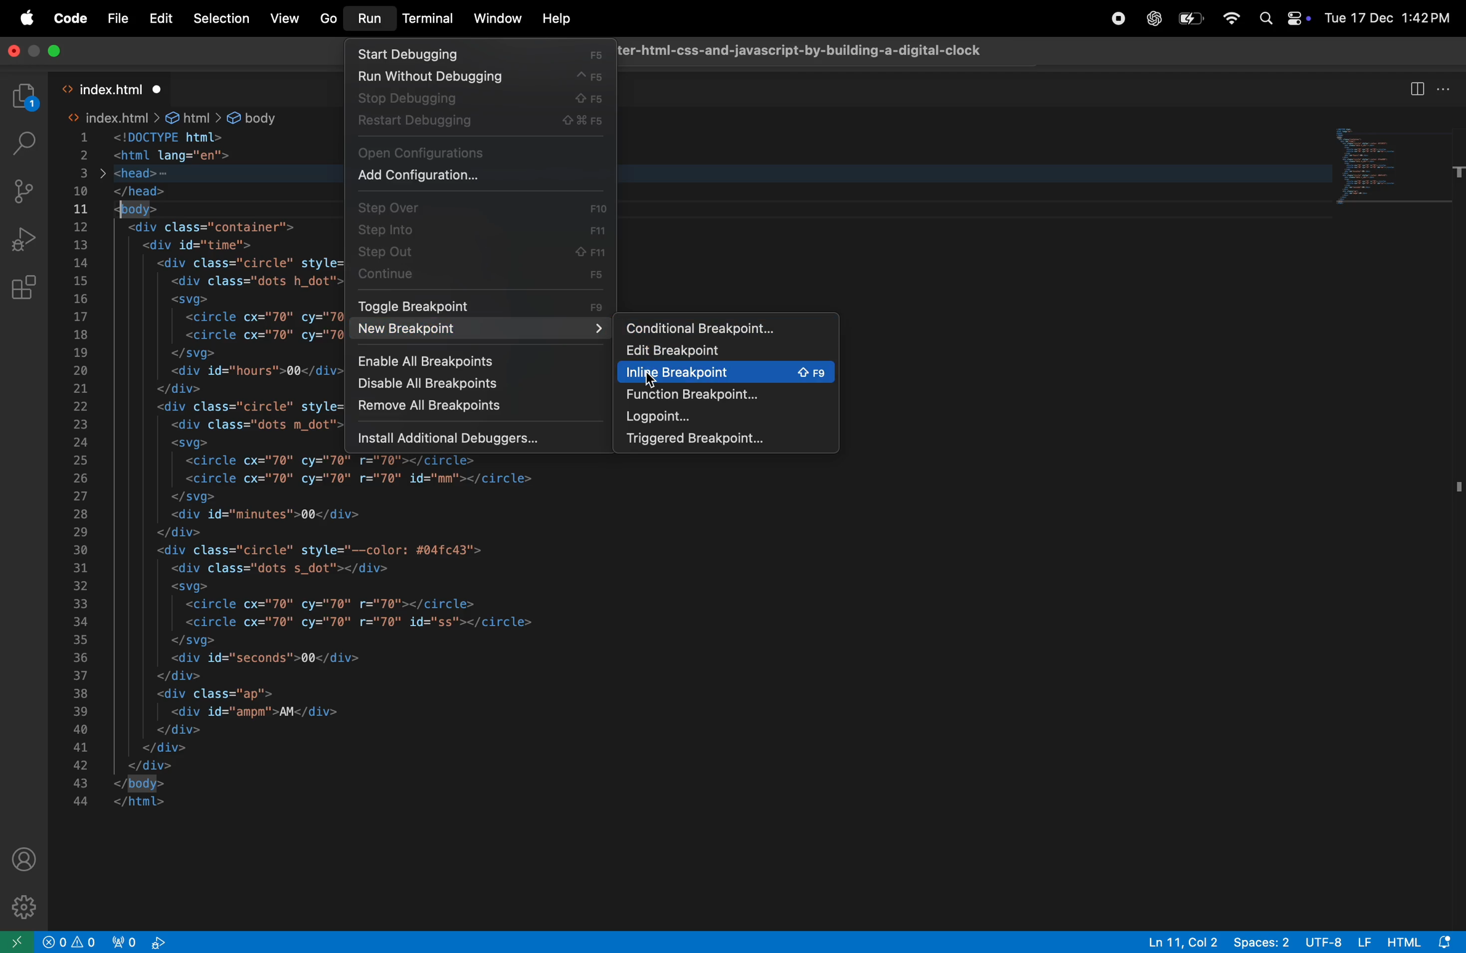 The height and width of the screenshot is (953, 1466). What do you see at coordinates (1446, 87) in the screenshot?
I see `options` at bounding box center [1446, 87].